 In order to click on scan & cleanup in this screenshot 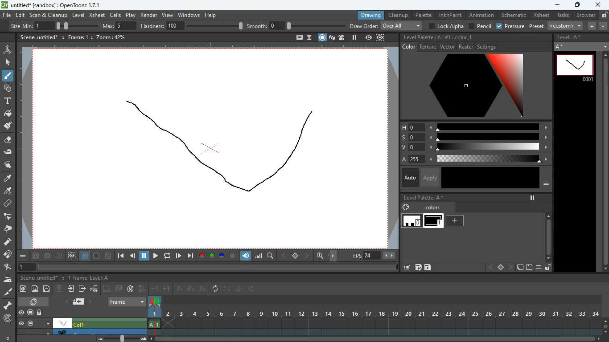, I will do `click(49, 16)`.